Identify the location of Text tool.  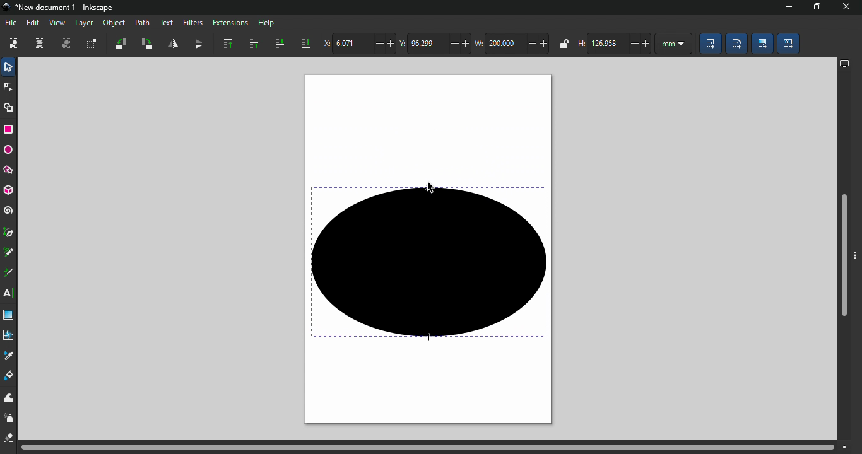
(9, 294).